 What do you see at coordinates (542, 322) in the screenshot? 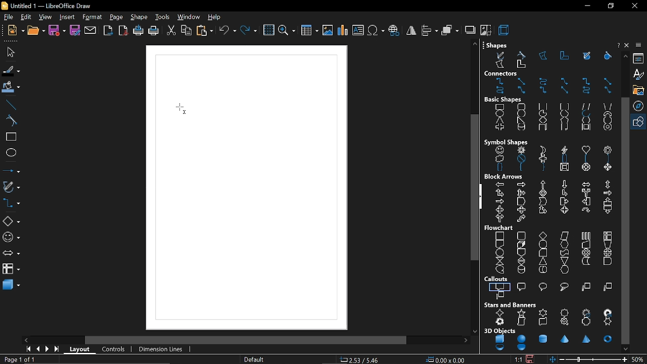
I see `horizontal scroll` at bounding box center [542, 322].